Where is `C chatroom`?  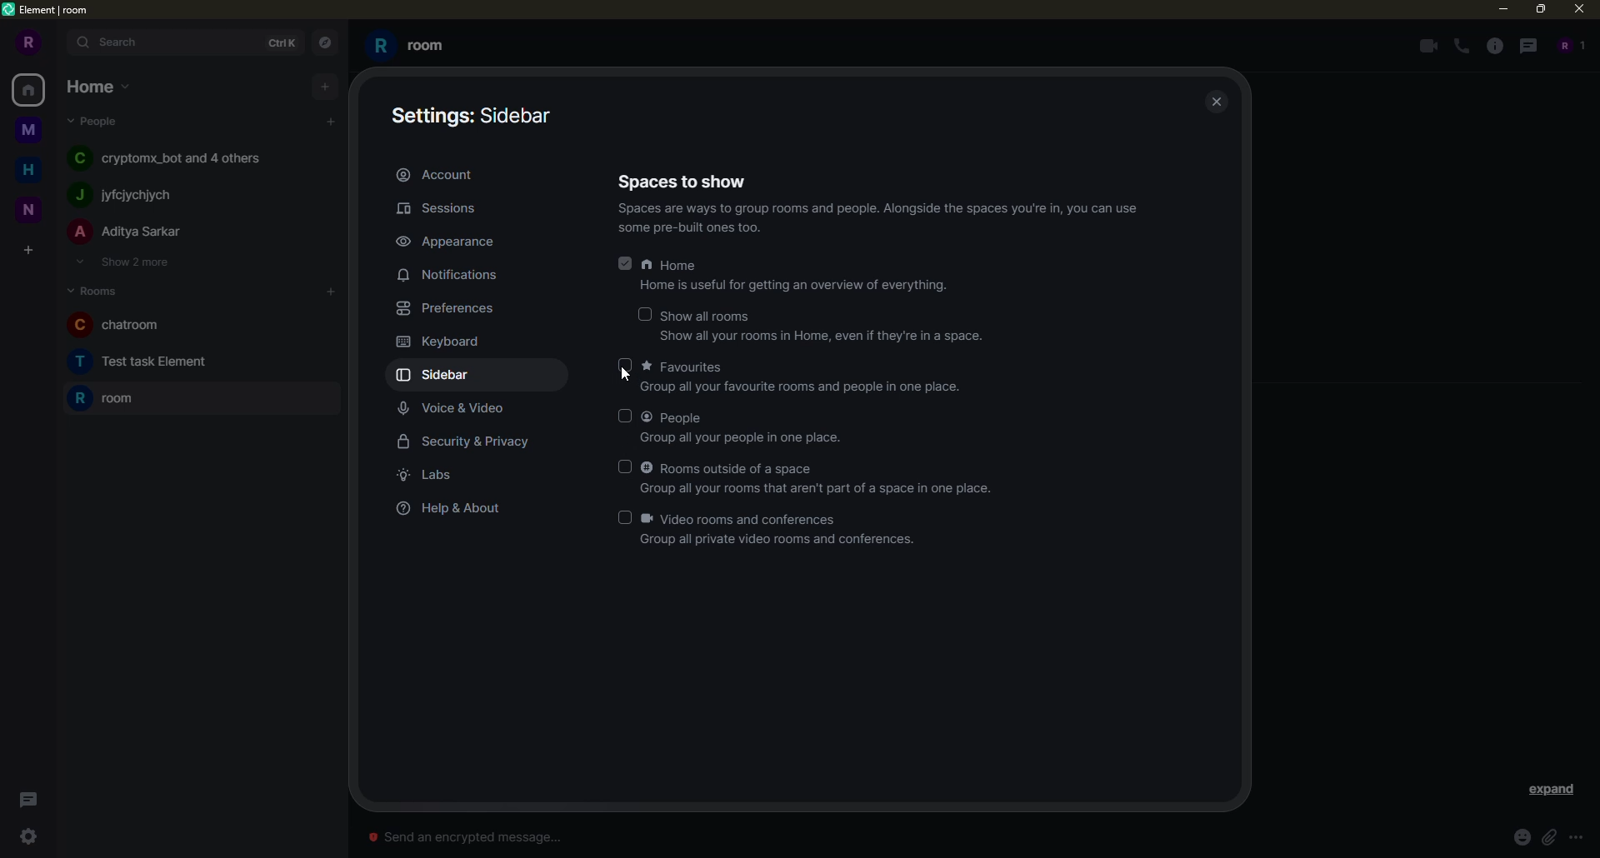 C chatroom is located at coordinates (116, 323).